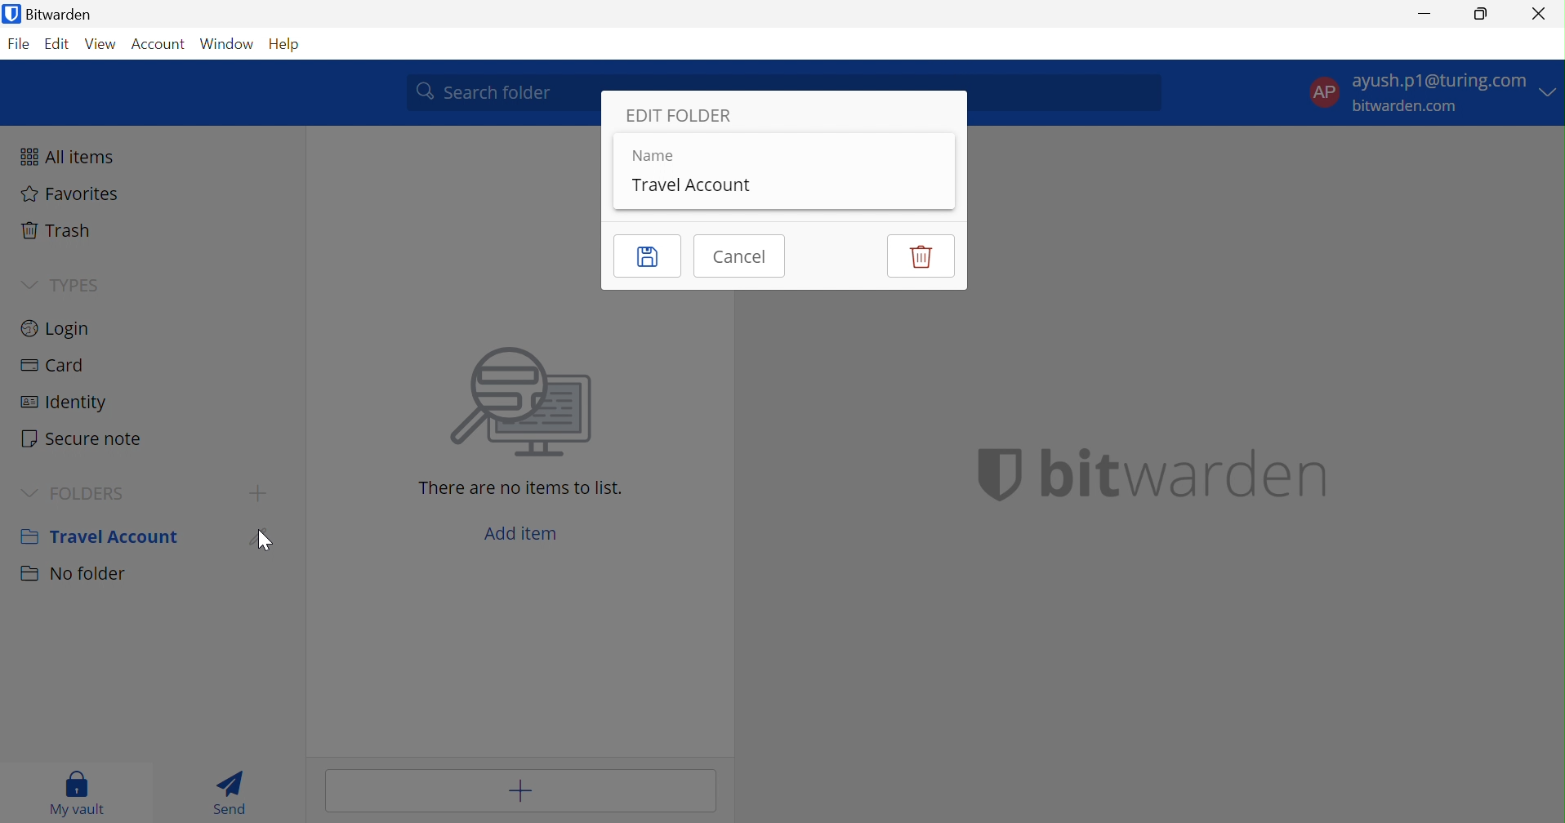  What do you see at coordinates (523, 404) in the screenshot?
I see `searching for file image` at bounding box center [523, 404].